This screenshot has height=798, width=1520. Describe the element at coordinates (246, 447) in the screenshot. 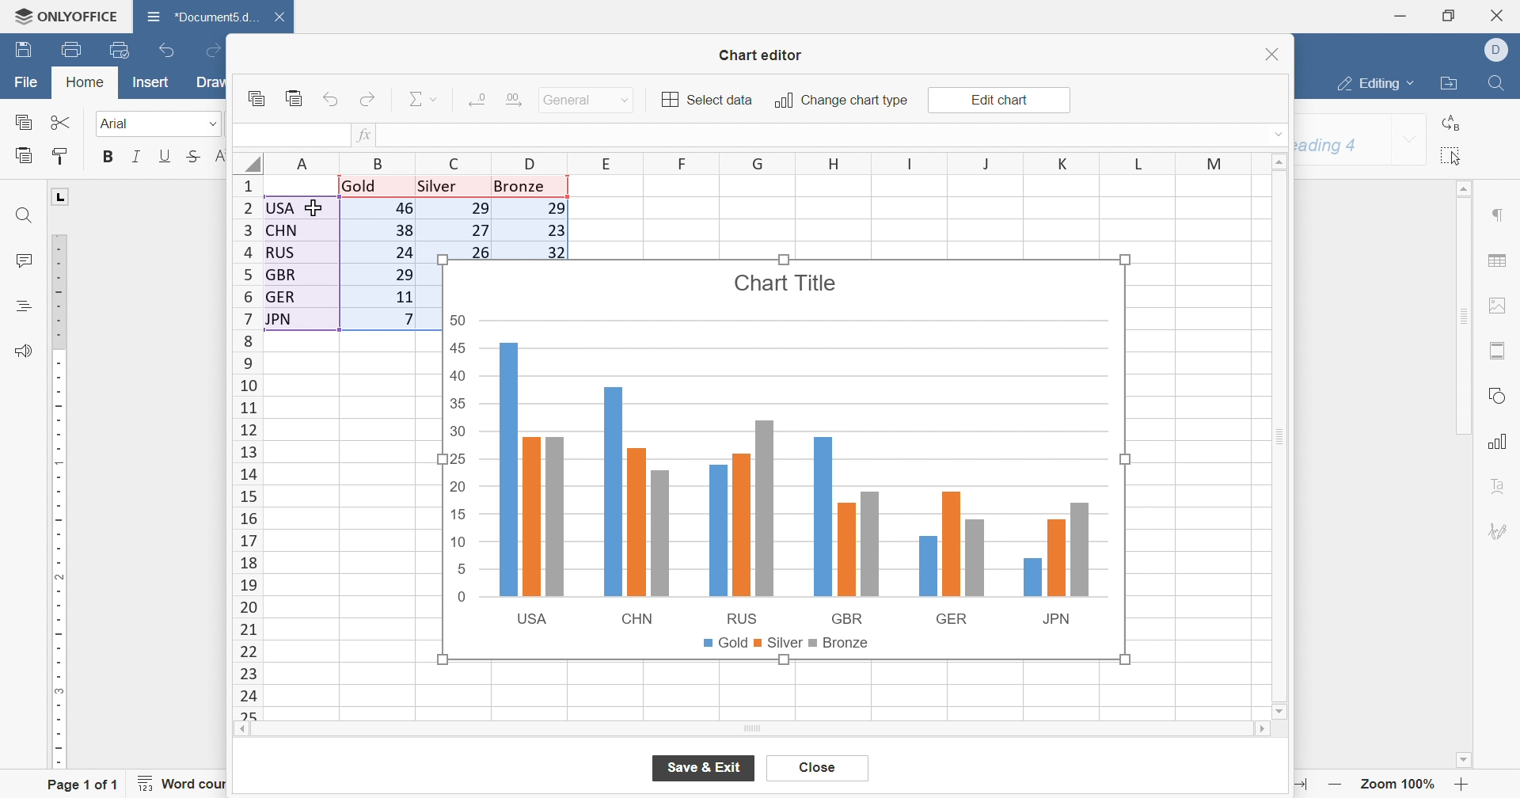

I see `row number` at that location.